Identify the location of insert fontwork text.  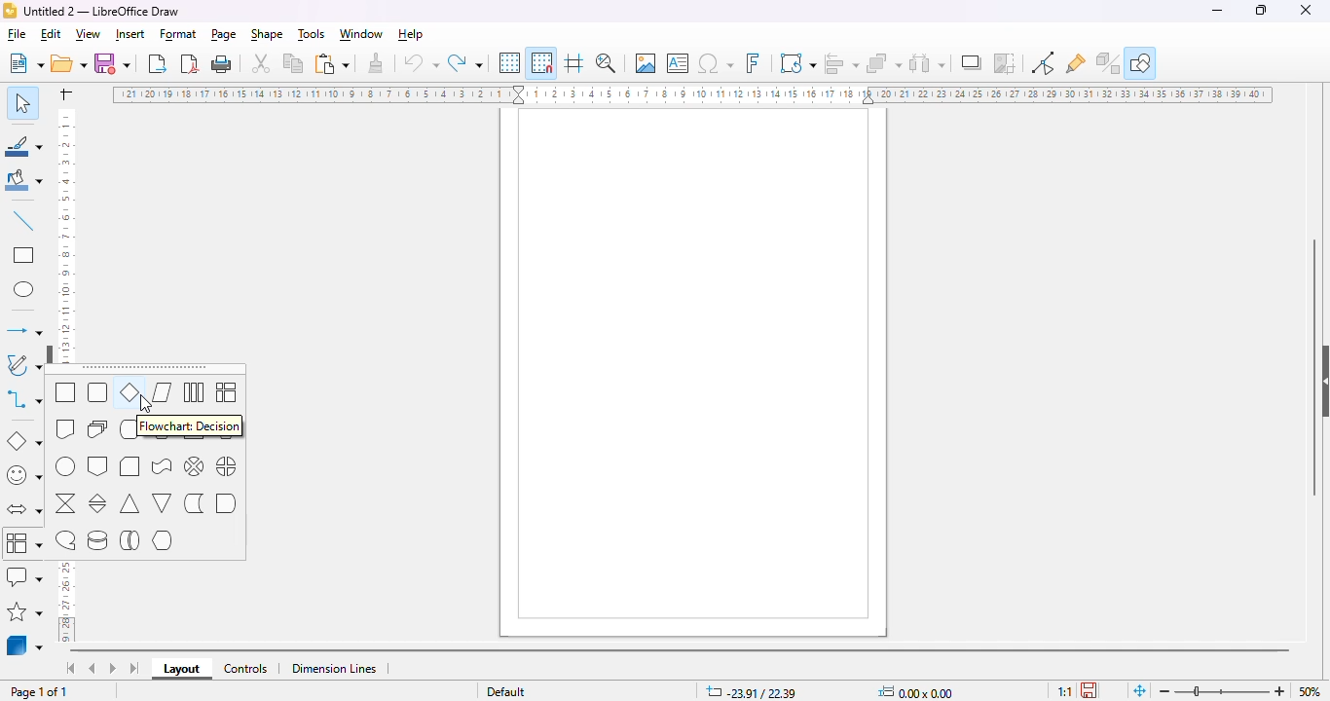
(754, 61).